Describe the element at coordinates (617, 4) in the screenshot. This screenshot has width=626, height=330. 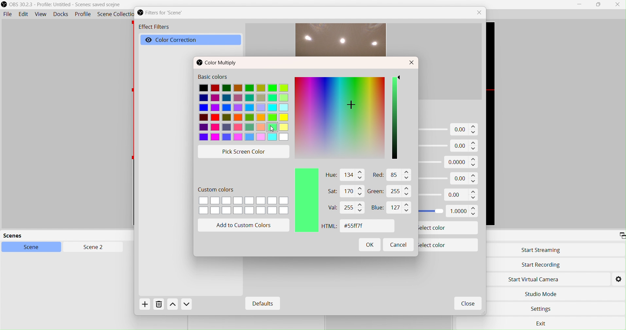
I see `Close` at that location.